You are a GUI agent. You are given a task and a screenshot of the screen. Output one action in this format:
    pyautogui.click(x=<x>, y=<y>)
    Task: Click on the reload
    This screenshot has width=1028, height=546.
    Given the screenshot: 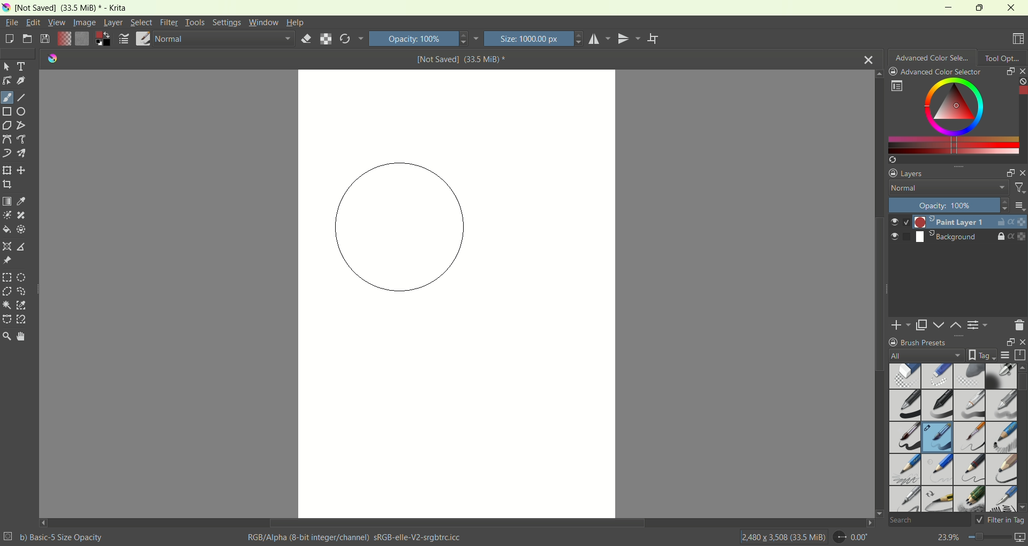 What is the action you would take?
    pyautogui.click(x=351, y=39)
    